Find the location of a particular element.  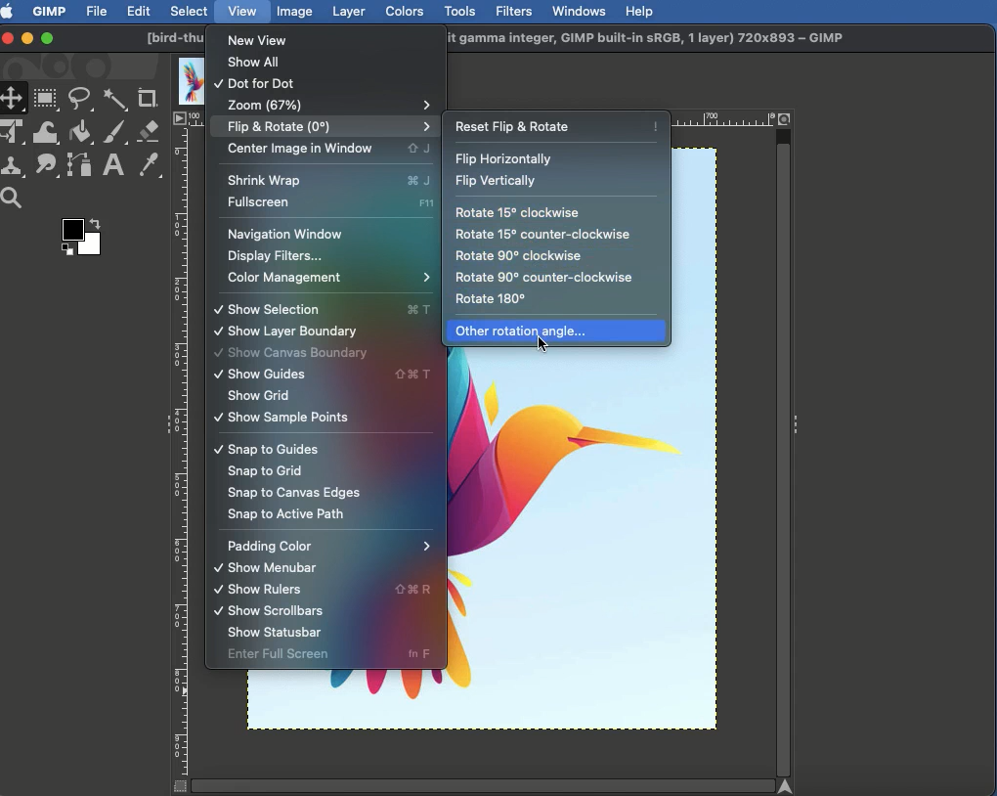

Rotate 15 counter-clockwise is located at coordinates (541, 277).